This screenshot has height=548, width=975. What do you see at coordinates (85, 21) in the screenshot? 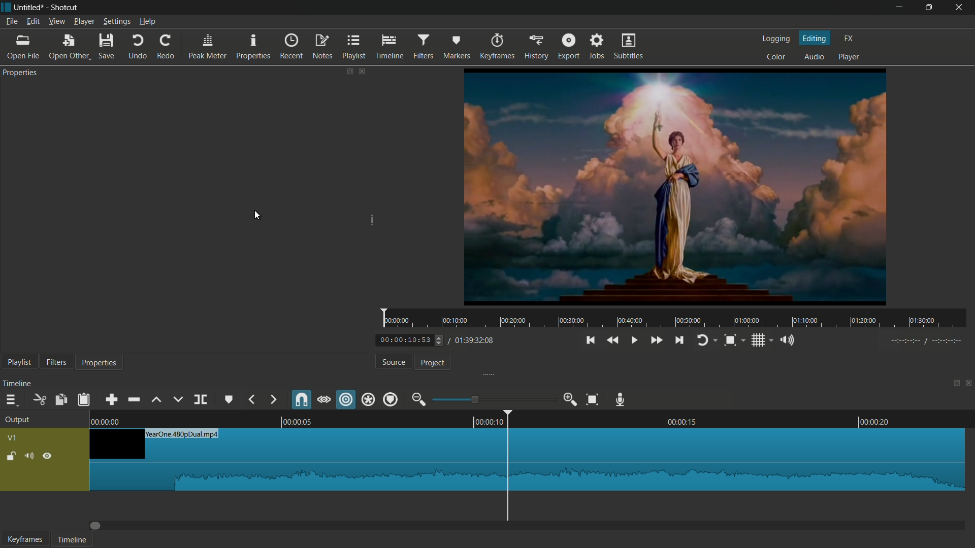
I see `player menu` at bounding box center [85, 21].